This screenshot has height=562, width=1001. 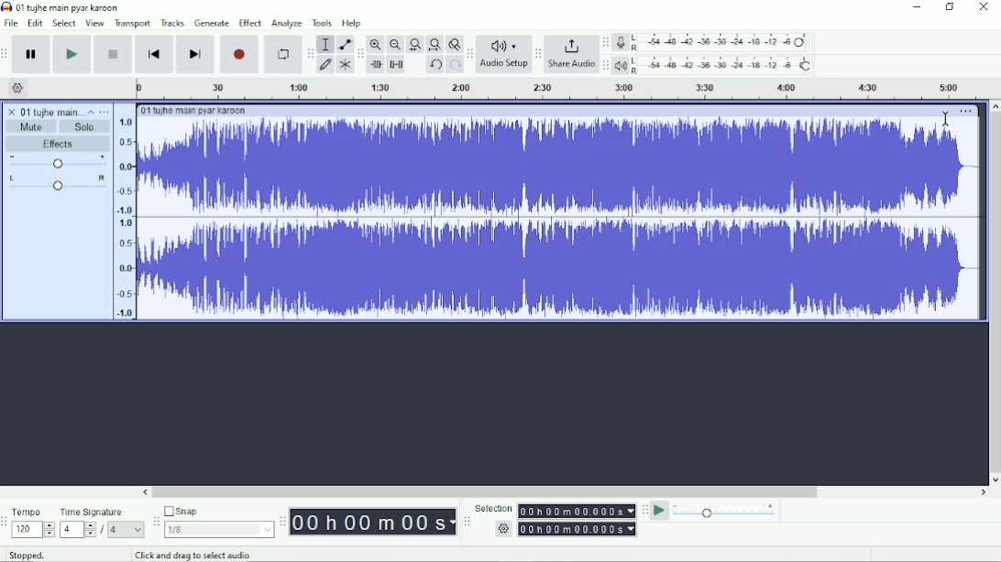 I want to click on Restore down, so click(x=951, y=6).